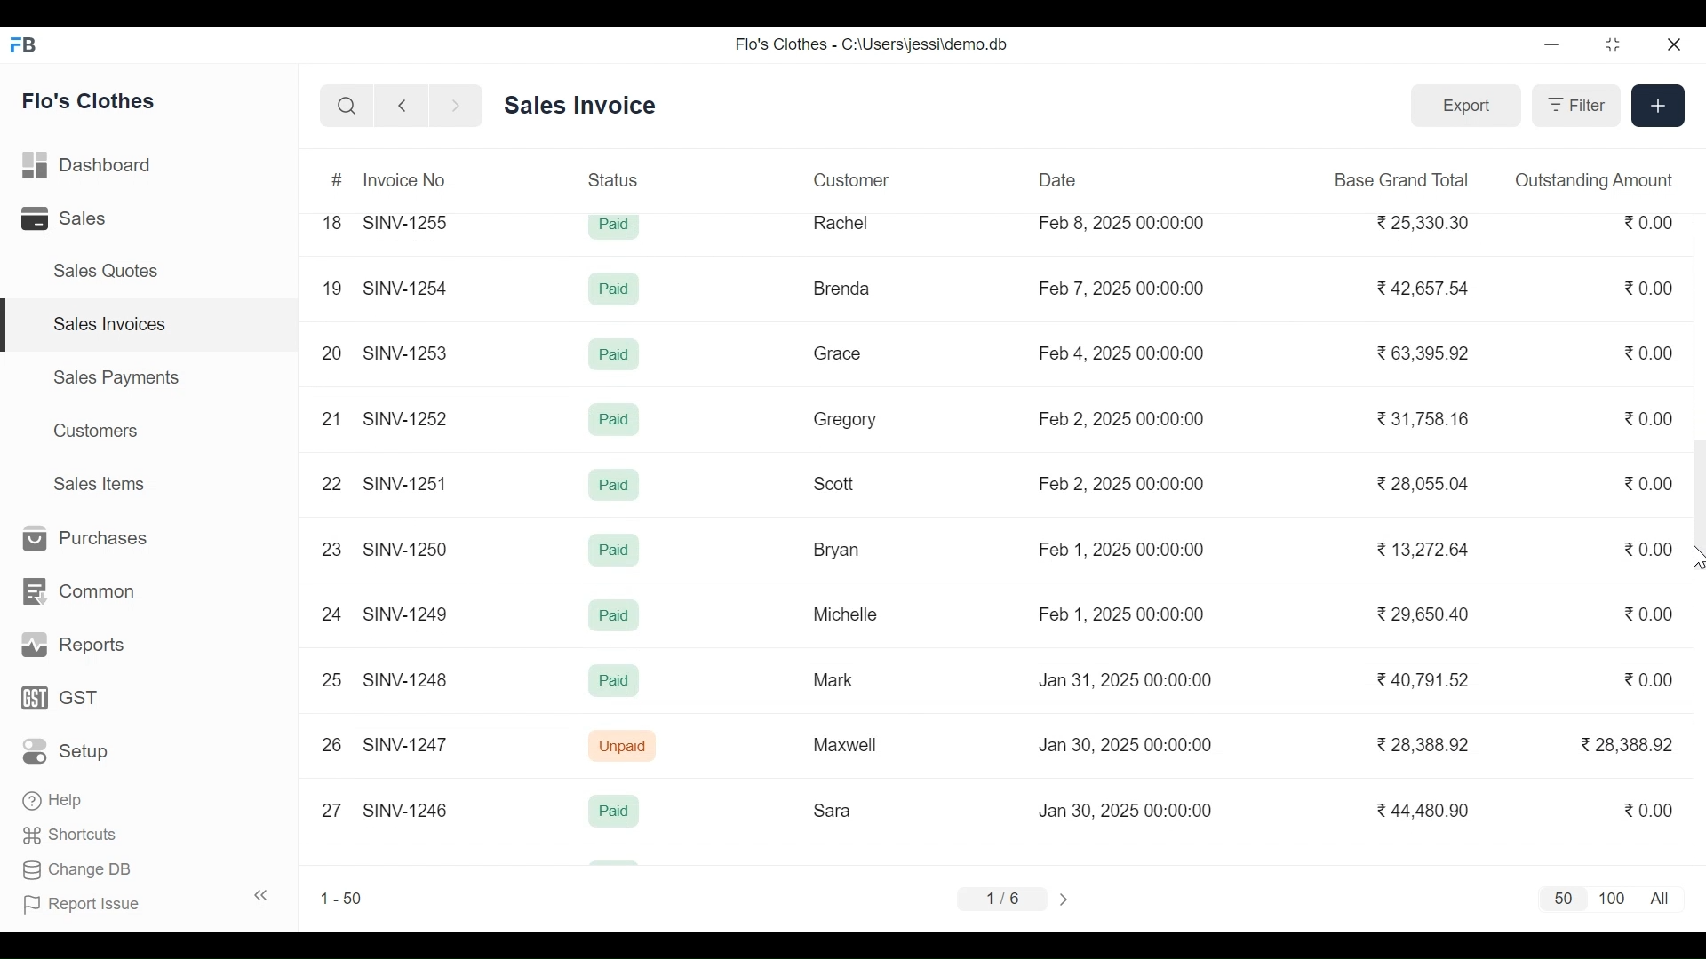  Describe the element at coordinates (1627, 744) in the screenshot. I see `28,388.92` at that location.